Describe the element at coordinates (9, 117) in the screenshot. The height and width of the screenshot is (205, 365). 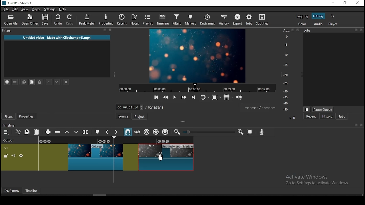
I see `filters` at that location.